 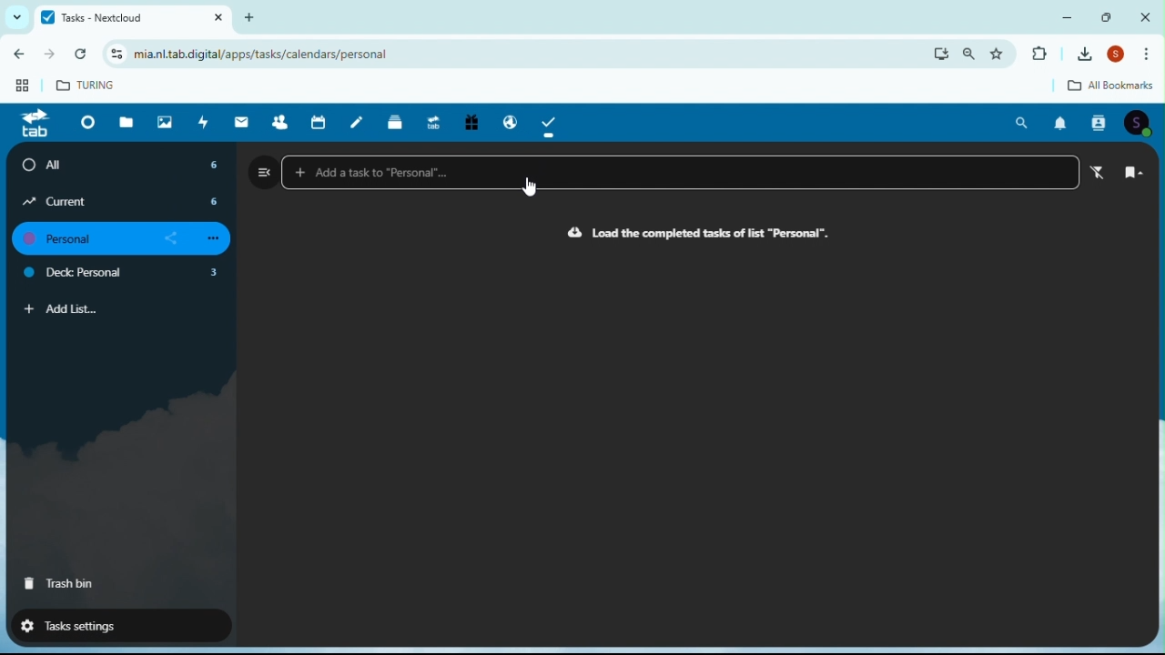 I want to click on turing, so click(x=94, y=87).